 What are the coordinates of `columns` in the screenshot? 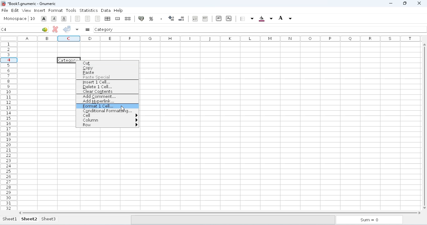 It's located at (220, 38).